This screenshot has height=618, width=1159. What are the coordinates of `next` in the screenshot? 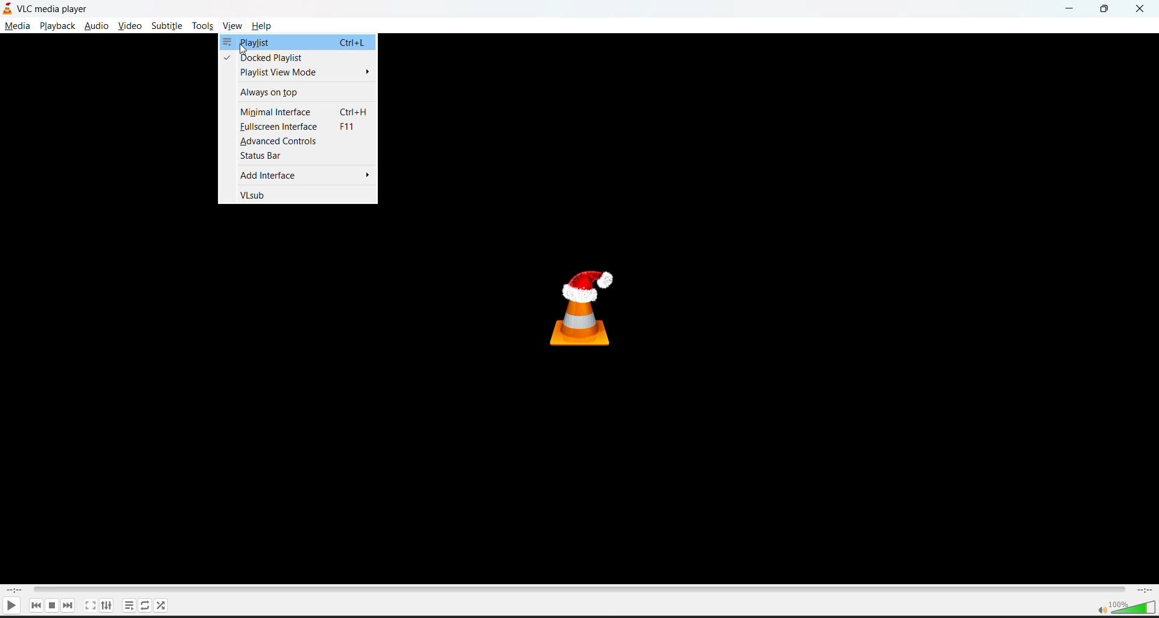 It's located at (68, 606).